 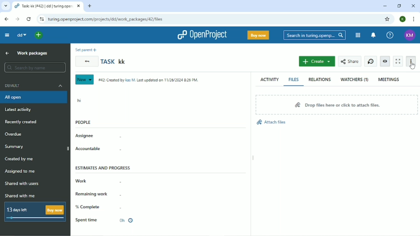 I want to click on #42: Created by Kas M. Last updated on 11/26/2024 8:26 PM., so click(x=148, y=80).